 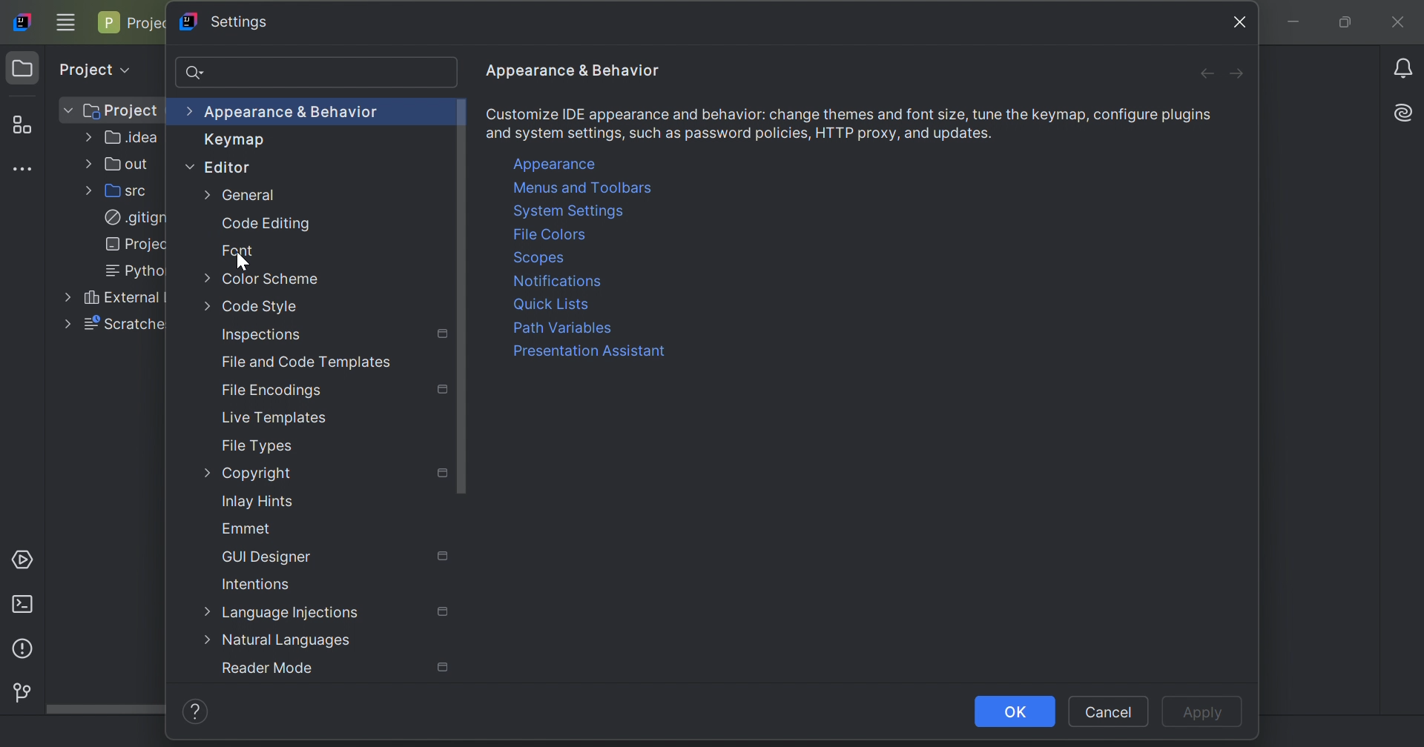 I want to click on General, so click(x=240, y=195).